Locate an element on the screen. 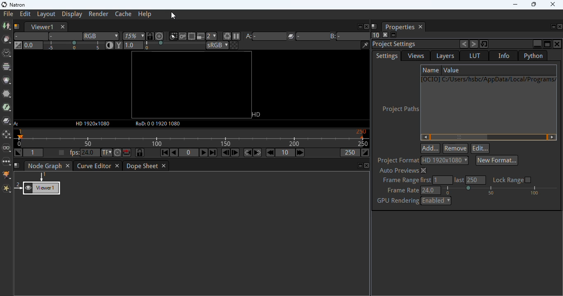  close tab is located at coordinates (68, 165).